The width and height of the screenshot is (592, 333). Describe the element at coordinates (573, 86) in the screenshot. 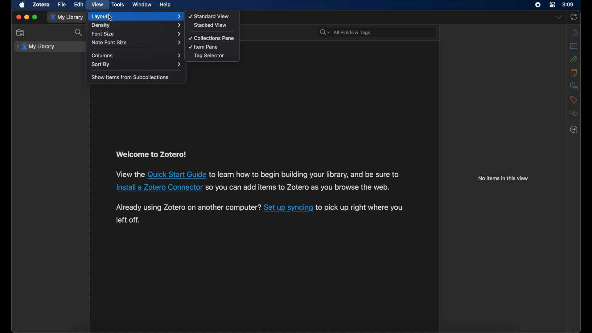

I see `libraries` at that location.